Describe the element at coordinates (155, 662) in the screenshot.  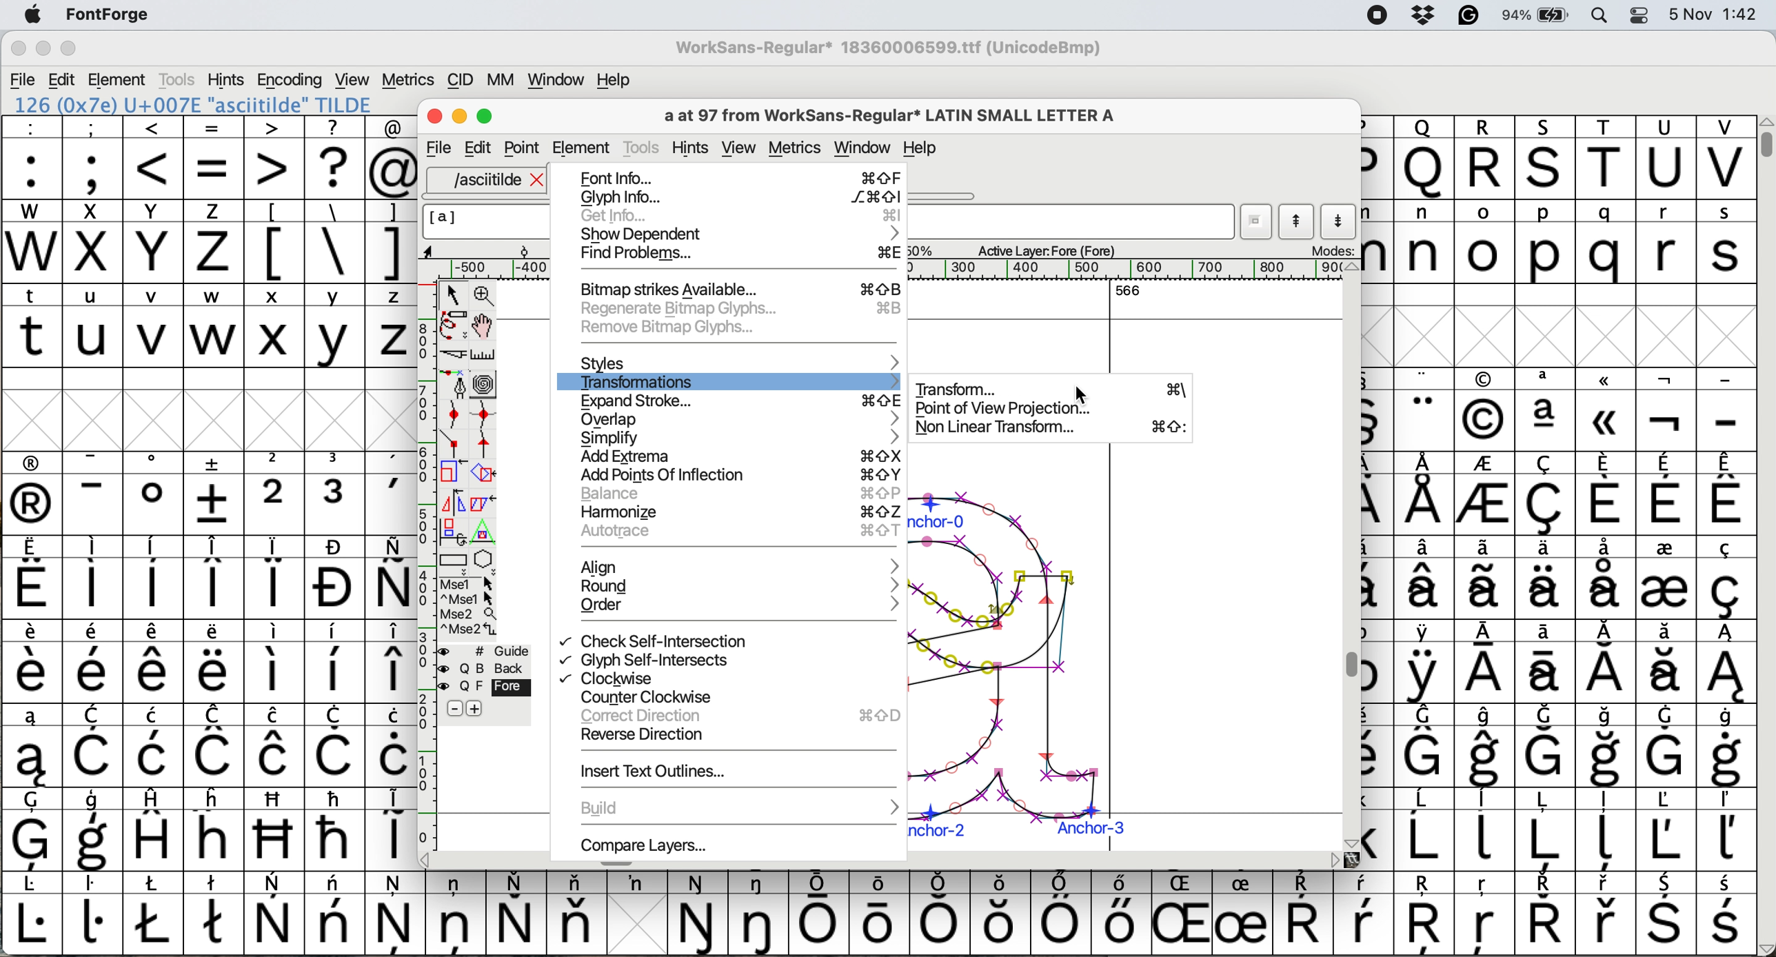
I see `symbol` at that location.